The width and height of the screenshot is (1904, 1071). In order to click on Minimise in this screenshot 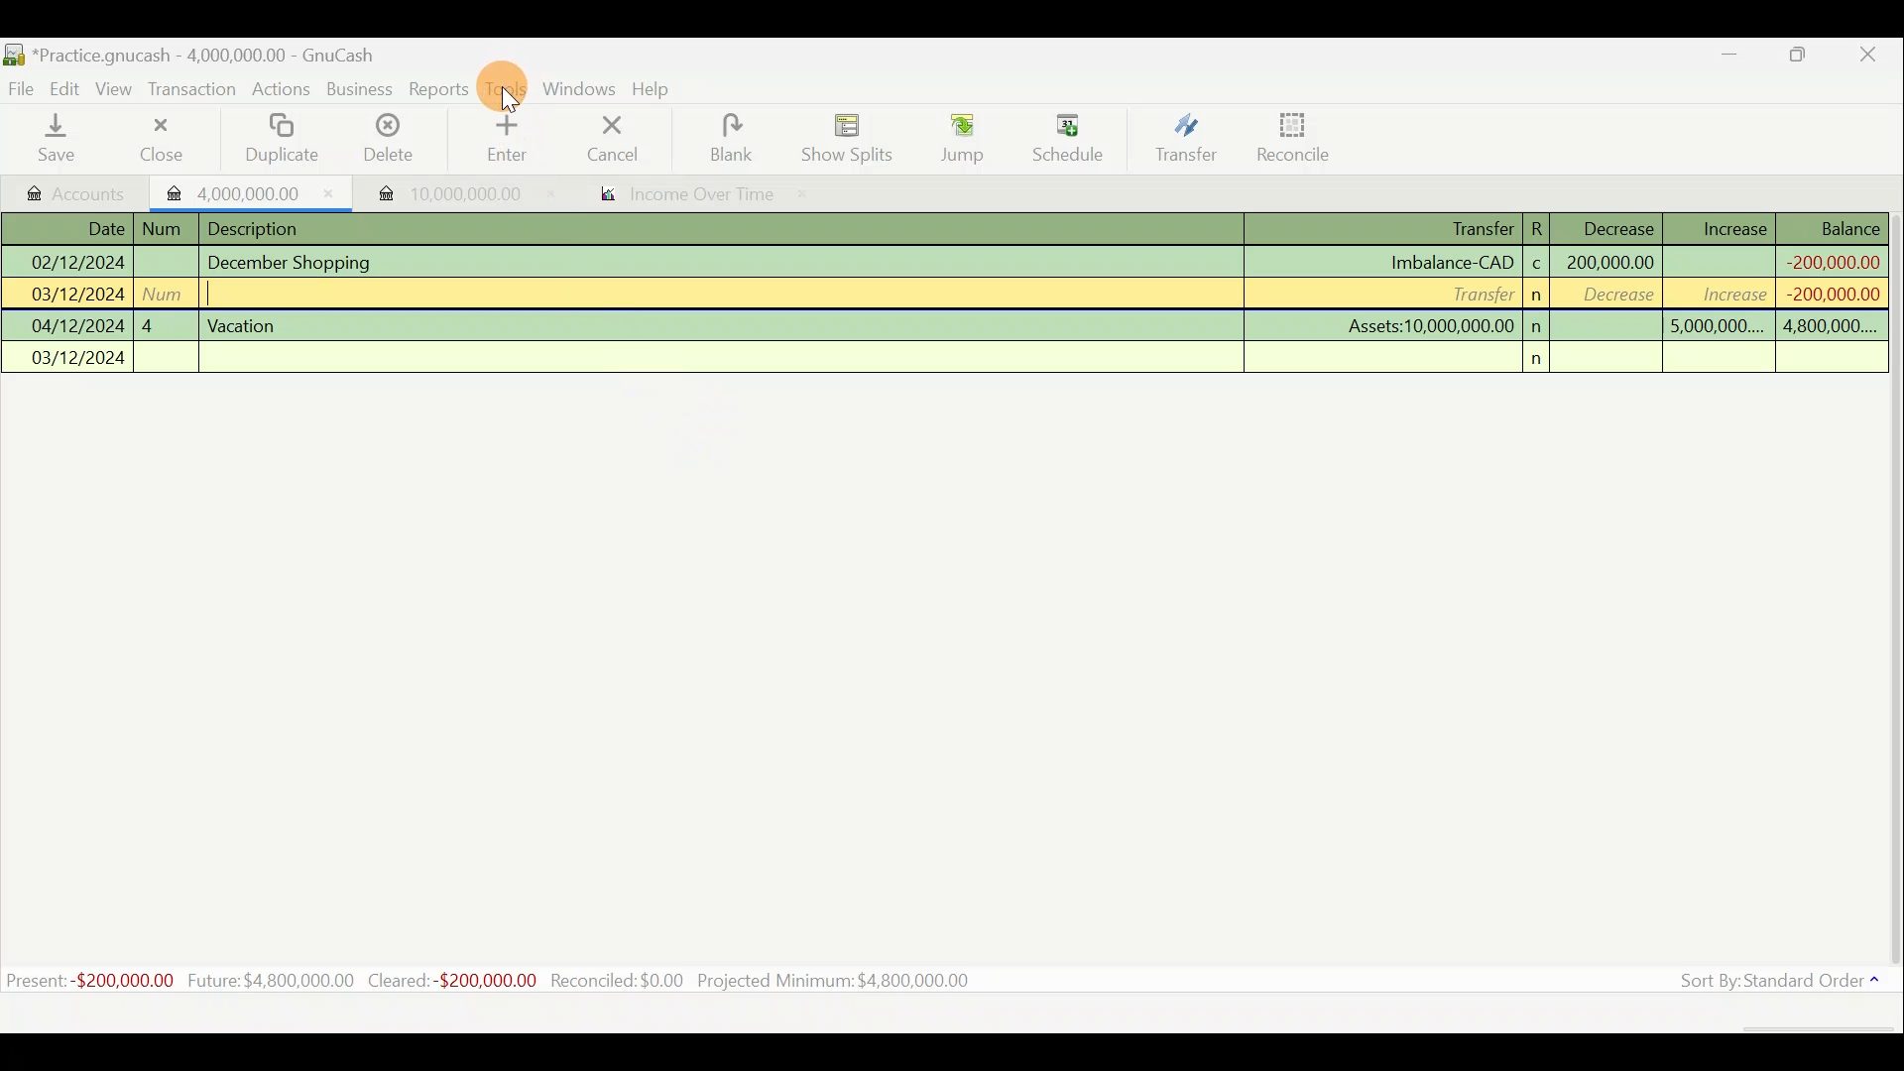, I will do `click(1732, 59)`.